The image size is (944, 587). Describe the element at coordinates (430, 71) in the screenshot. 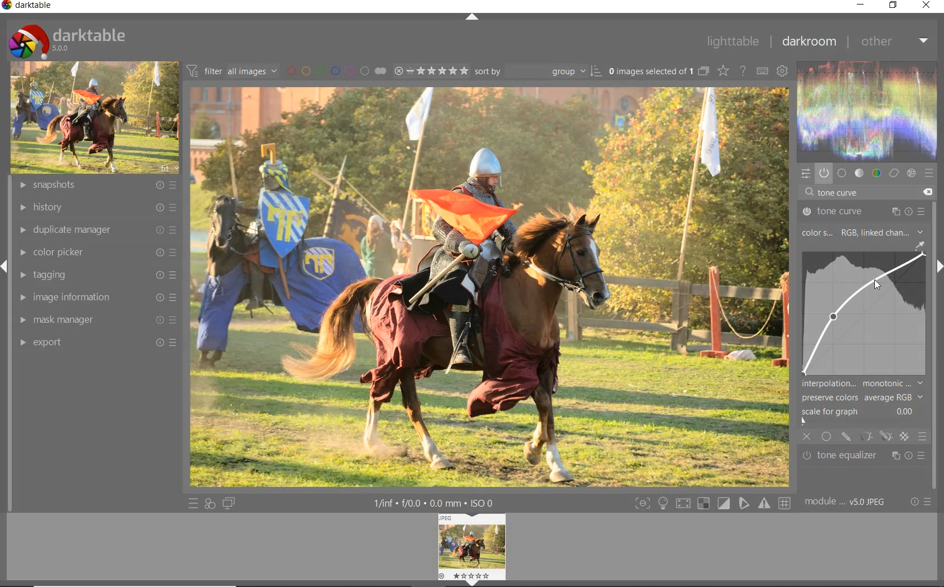

I see `selected Image range rating` at that location.